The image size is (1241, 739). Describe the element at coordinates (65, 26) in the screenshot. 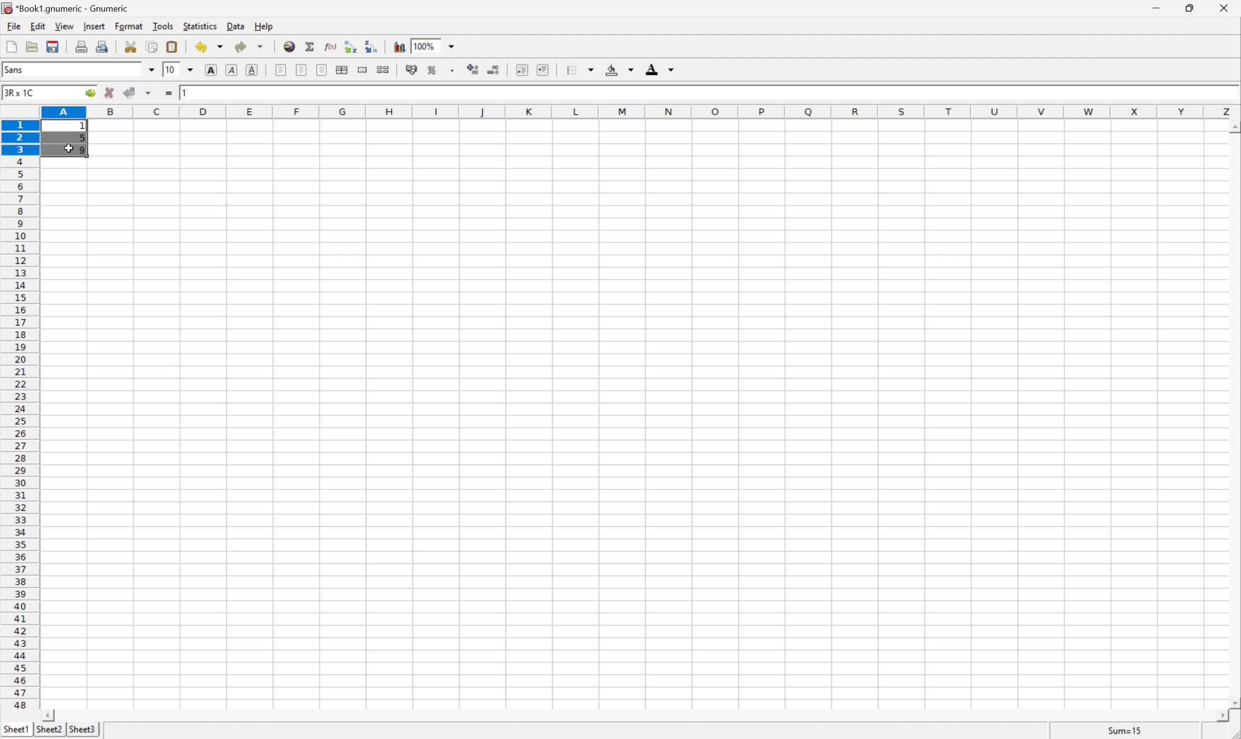

I see `view` at that location.